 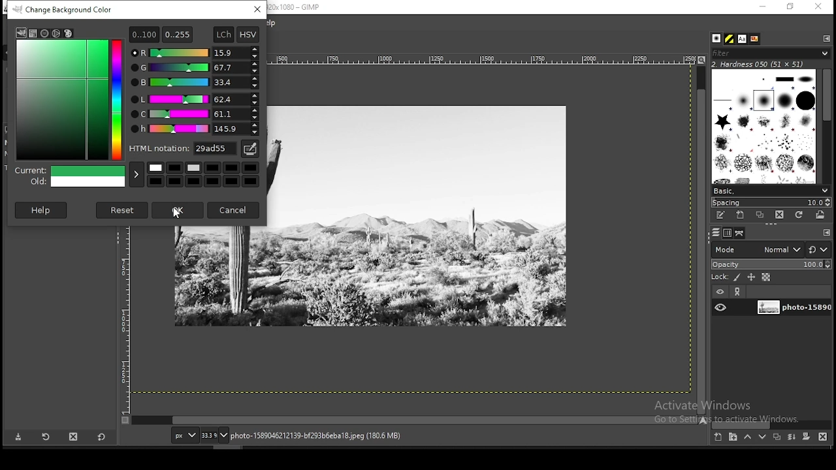 What do you see at coordinates (755, 39) in the screenshot?
I see `document history` at bounding box center [755, 39].